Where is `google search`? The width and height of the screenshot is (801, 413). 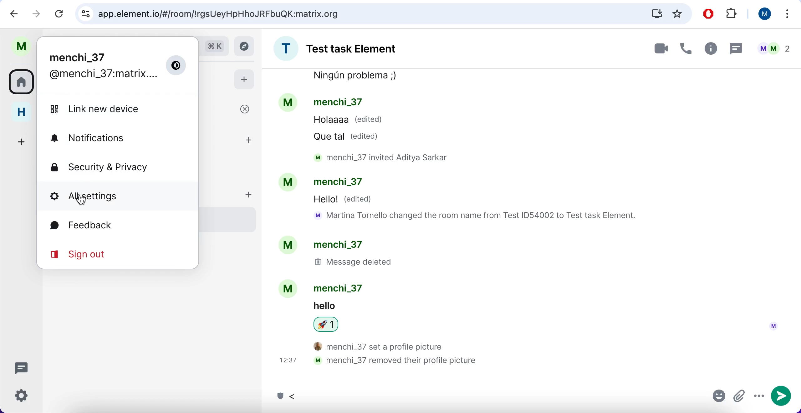 google search is located at coordinates (214, 47).